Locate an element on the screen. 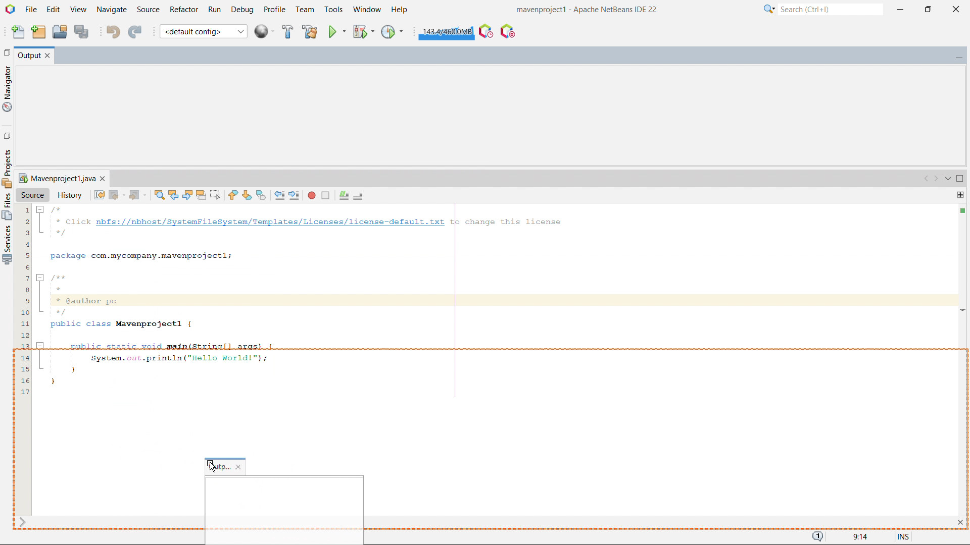 This screenshot has width=970, height=545. A simple Java class that prints "Hello World" to the console. is located at coordinates (494, 300).